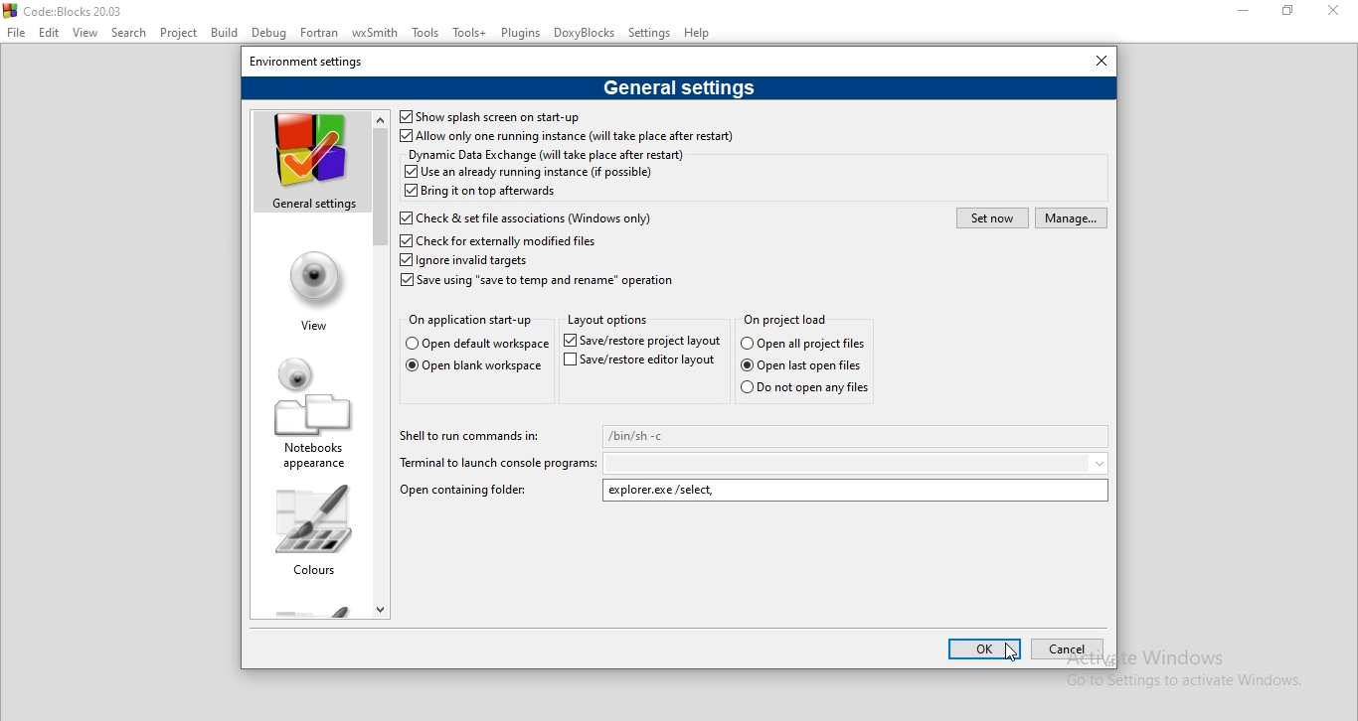 The height and width of the screenshot is (721, 1358). What do you see at coordinates (313, 61) in the screenshot?
I see `environment` at bounding box center [313, 61].